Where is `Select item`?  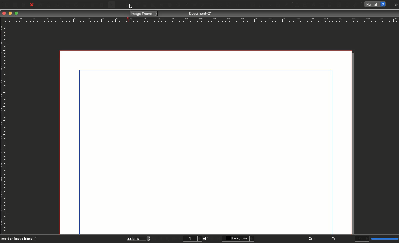 Select item is located at coordinates (112, 5).